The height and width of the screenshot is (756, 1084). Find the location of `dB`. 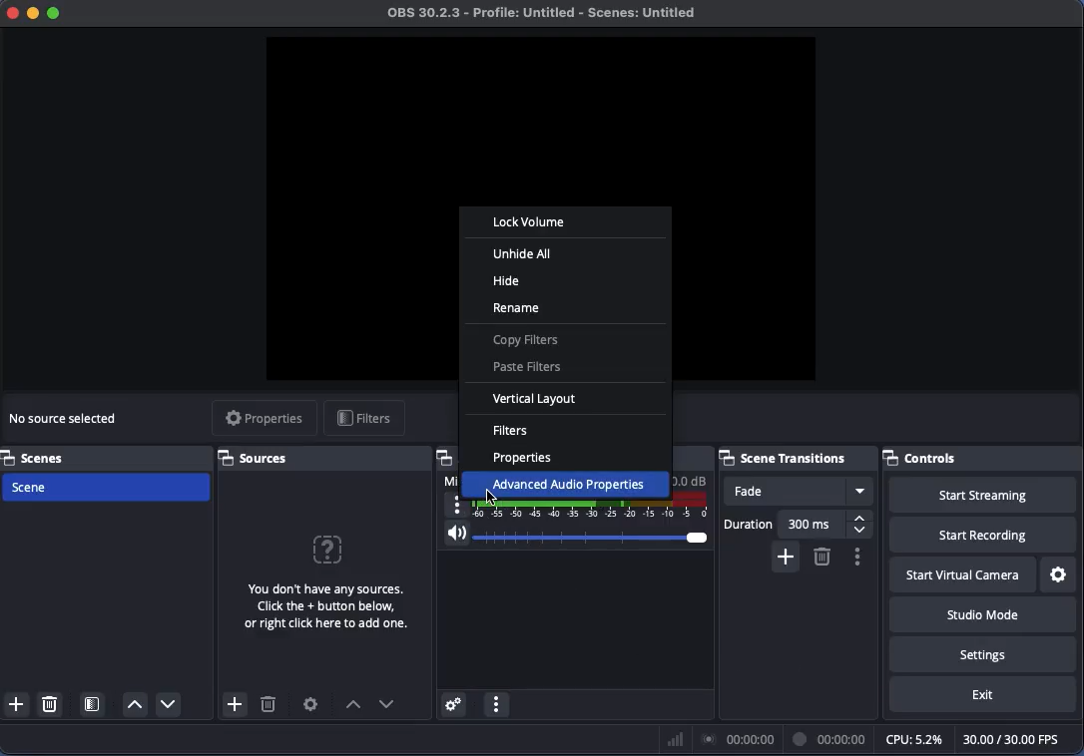

dB is located at coordinates (691, 480).